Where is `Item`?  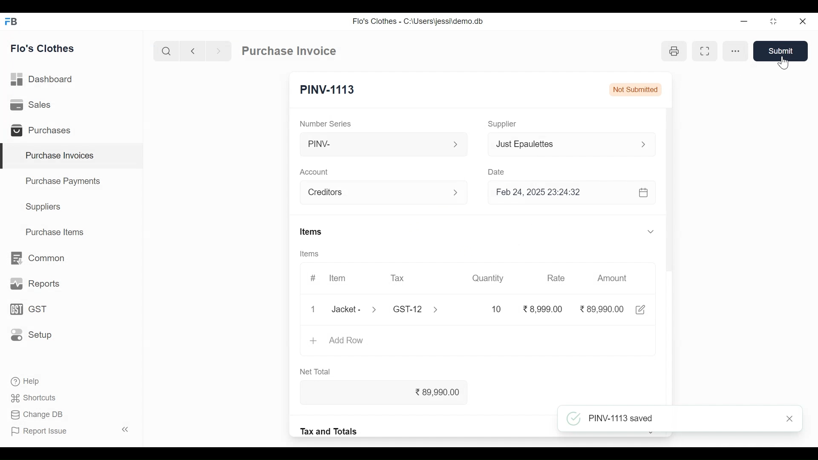 Item is located at coordinates (338, 277).